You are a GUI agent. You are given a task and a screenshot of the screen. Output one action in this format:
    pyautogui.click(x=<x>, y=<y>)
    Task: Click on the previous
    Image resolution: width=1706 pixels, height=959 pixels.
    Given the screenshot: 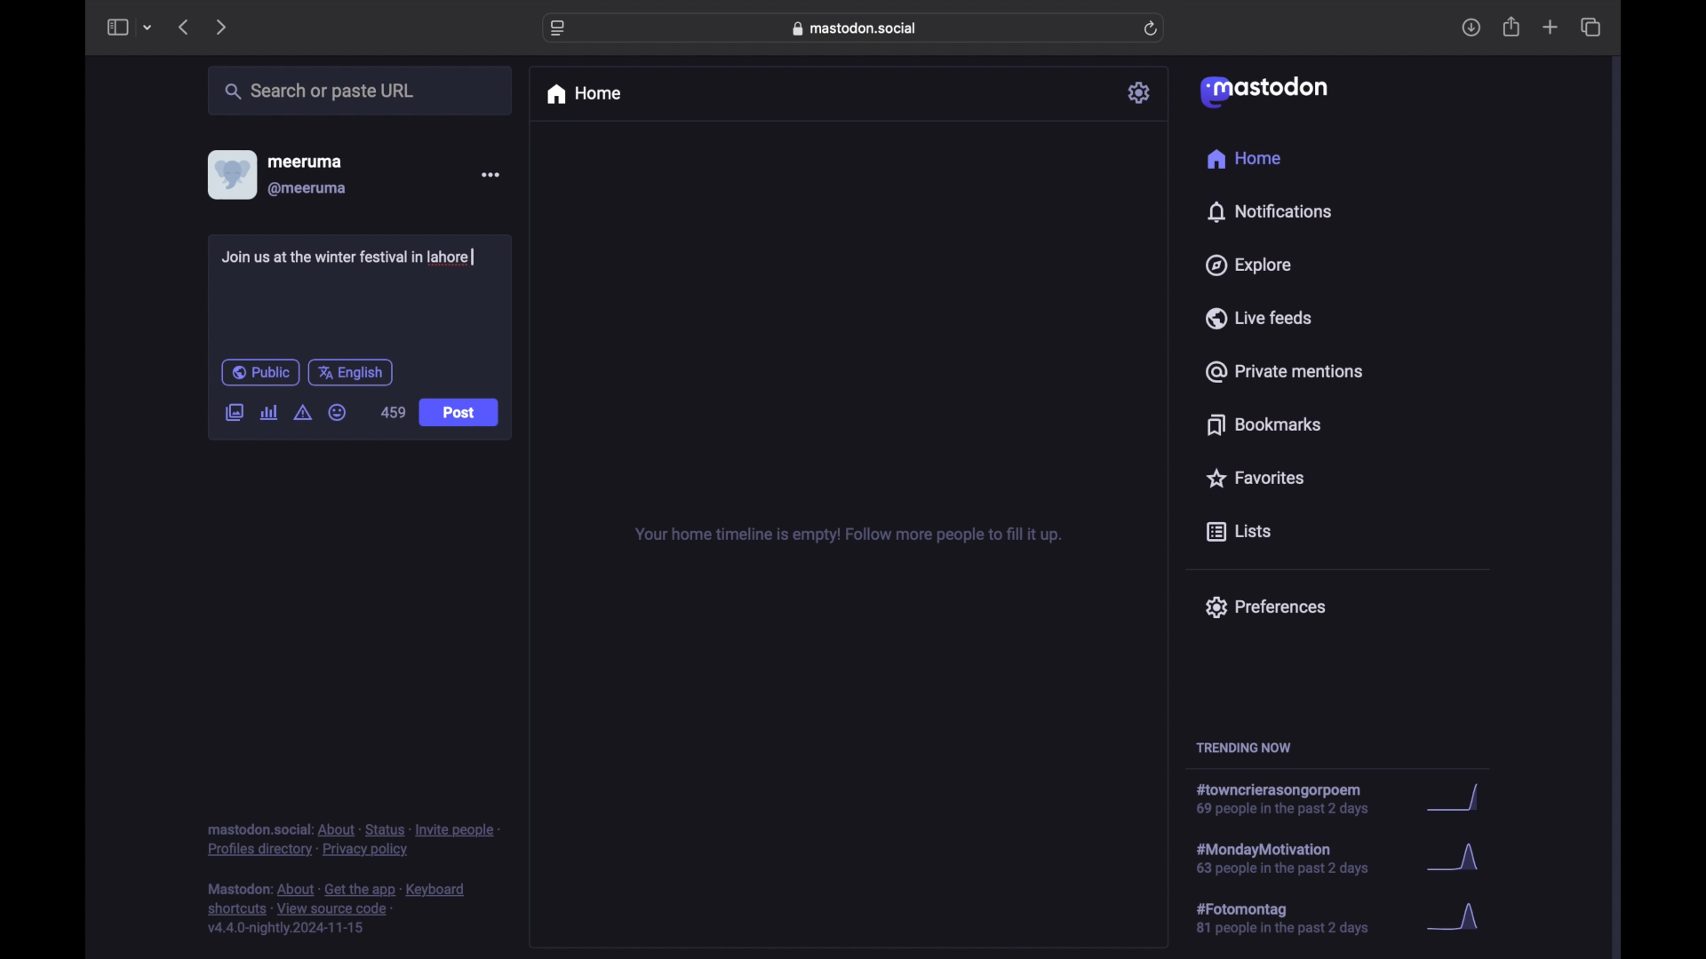 What is the action you would take?
    pyautogui.click(x=183, y=27)
    